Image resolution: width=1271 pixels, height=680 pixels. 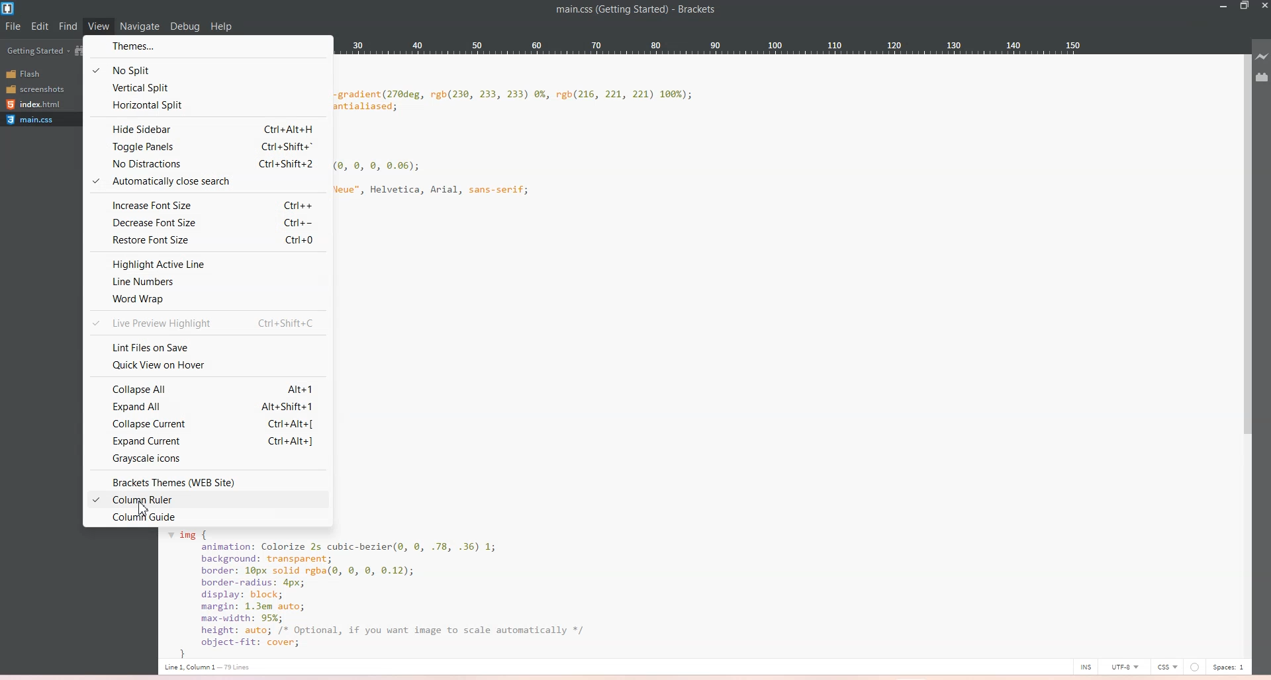 I want to click on main.css(Getting Started - Brackets), so click(x=639, y=11).